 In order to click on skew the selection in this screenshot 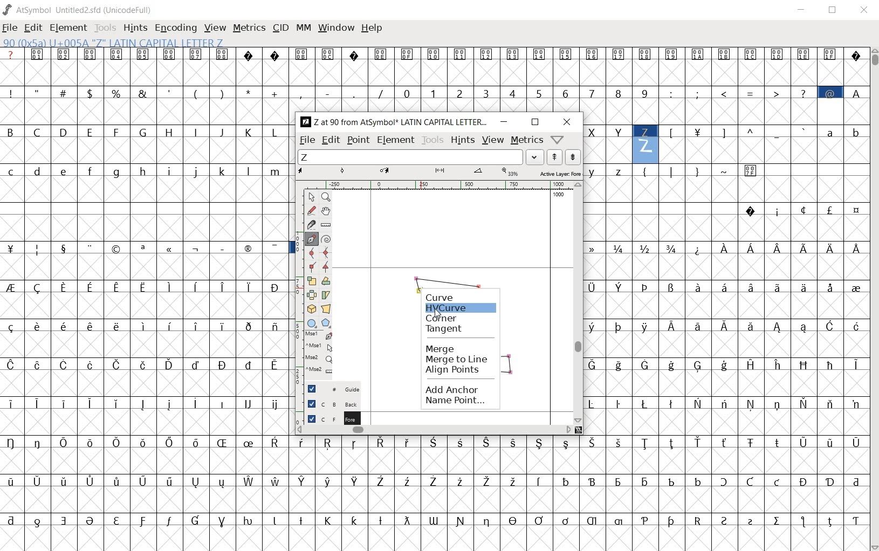, I will do `click(326, 294)`.